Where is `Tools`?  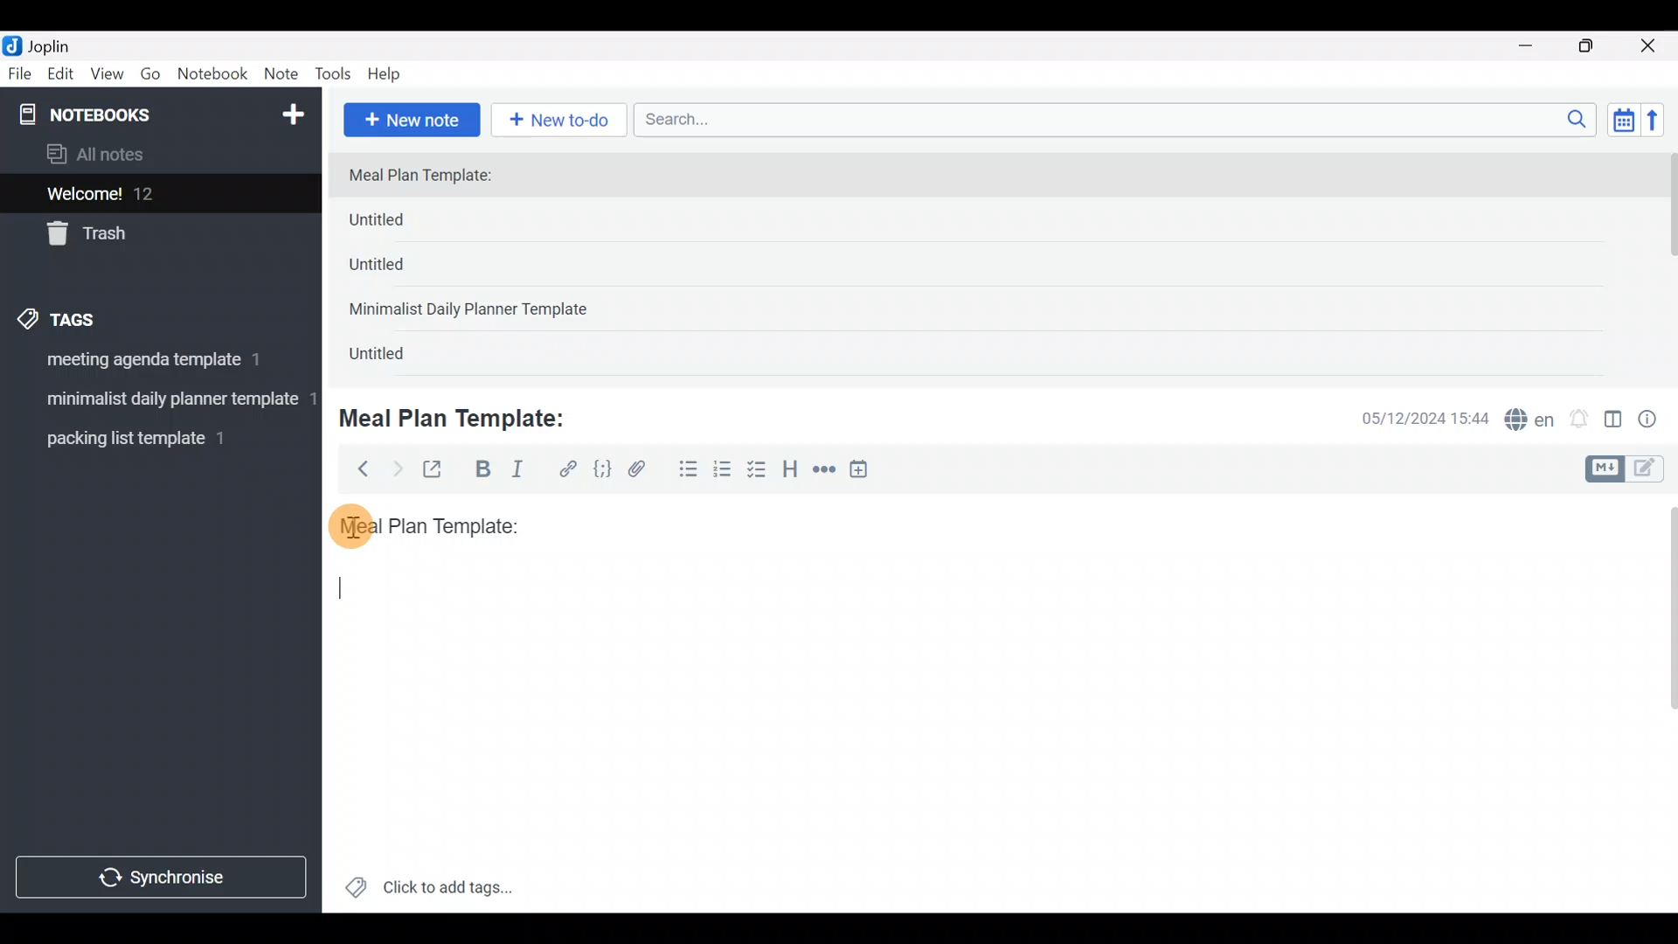 Tools is located at coordinates (334, 75).